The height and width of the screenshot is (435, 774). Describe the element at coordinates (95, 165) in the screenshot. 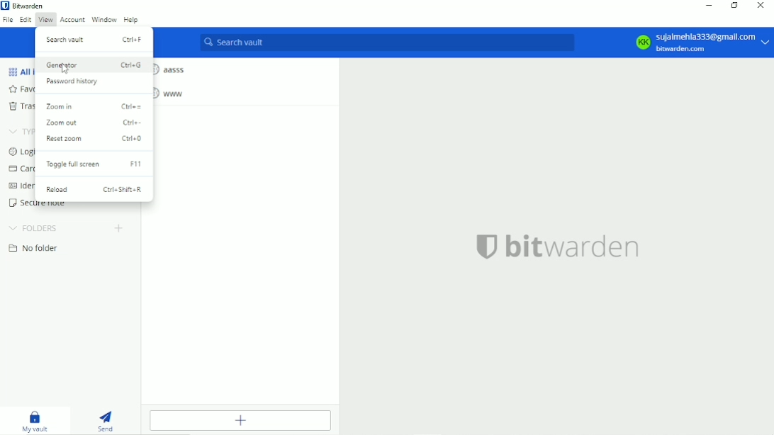

I see `Toggle full screen` at that location.